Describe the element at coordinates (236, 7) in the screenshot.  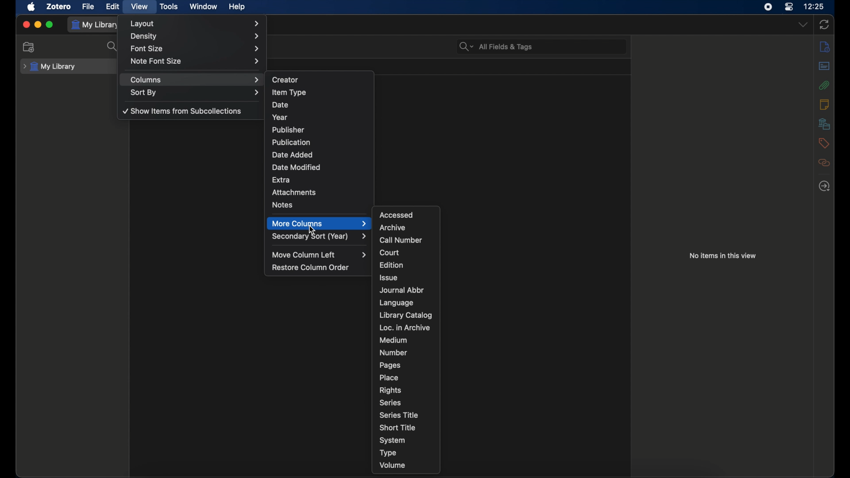
I see `help` at that location.